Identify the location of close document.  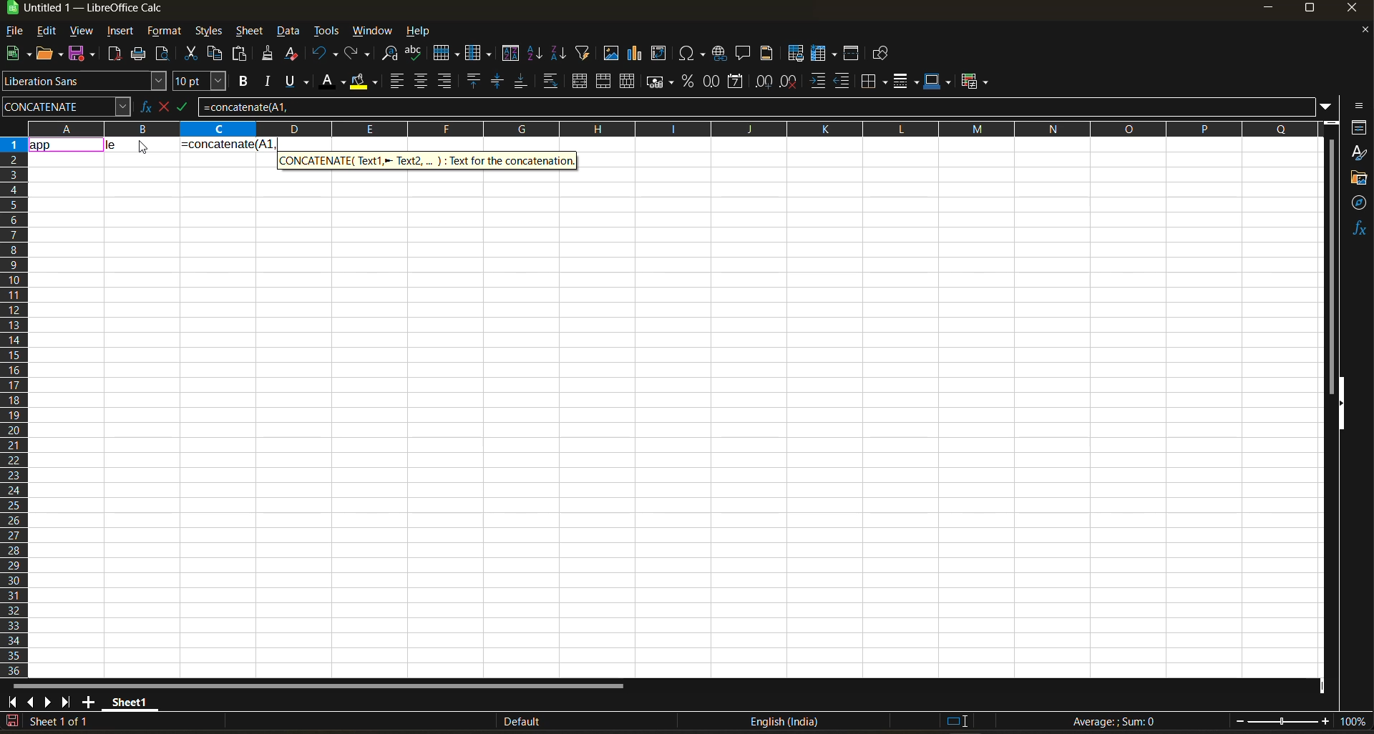
(1360, 34).